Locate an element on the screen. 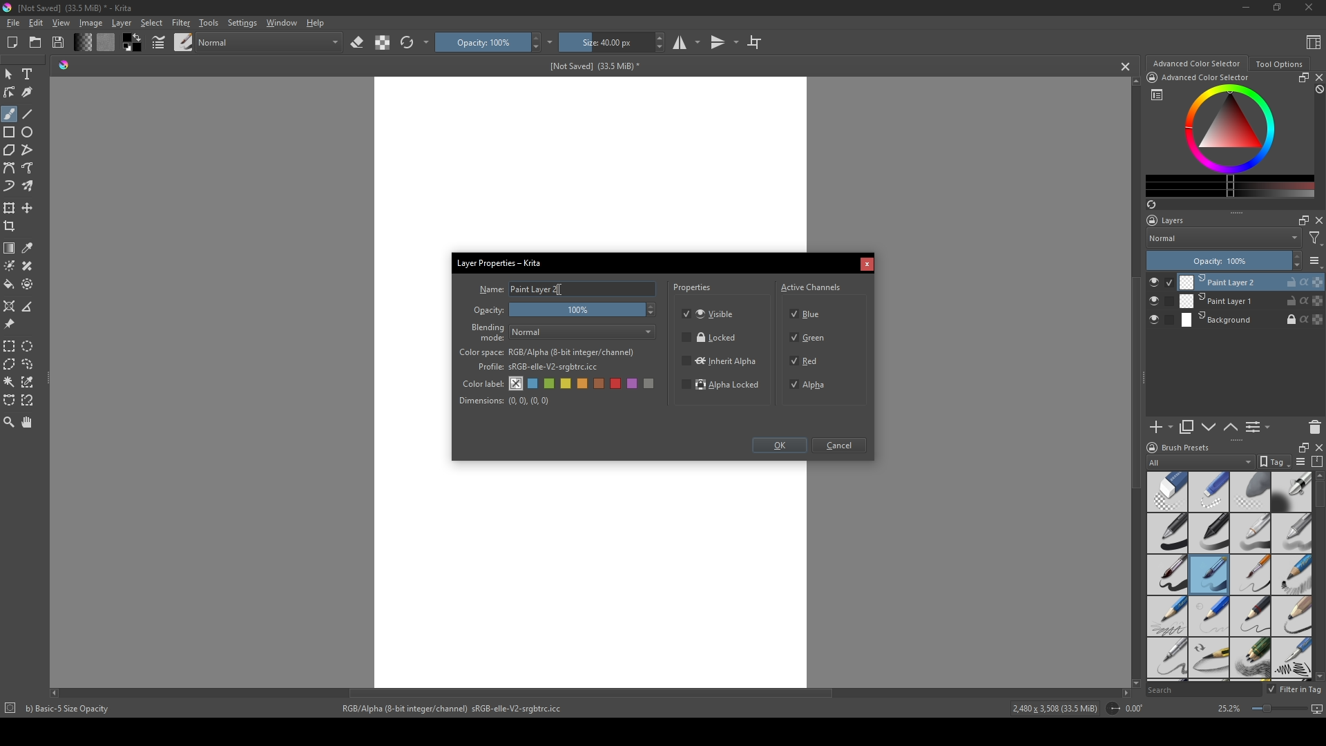  Select is located at coordinates (152, 23).